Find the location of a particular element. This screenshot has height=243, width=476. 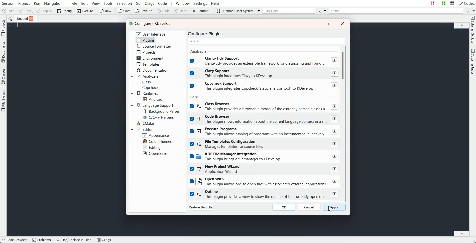

Text is located at coordinates (200, 51).